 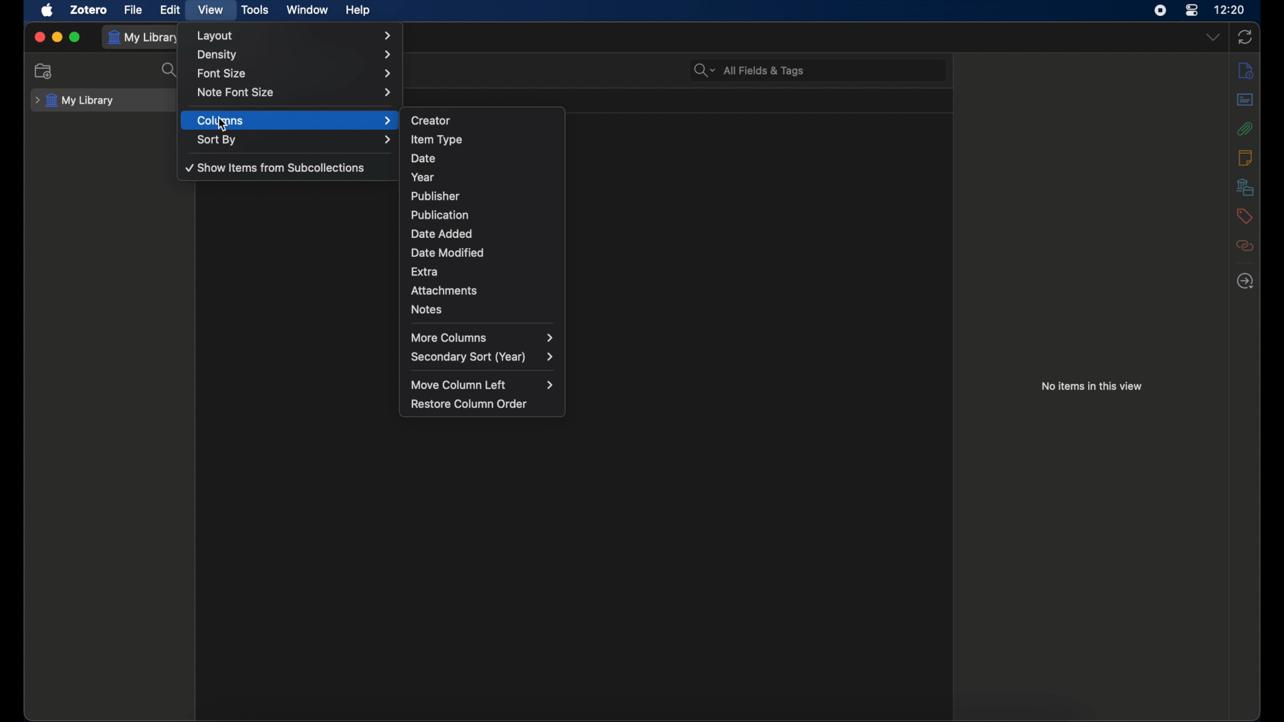 What do you see at coordinates (145, 38) in the screenshot?
I see `my library` at bounding box center [145, 38].